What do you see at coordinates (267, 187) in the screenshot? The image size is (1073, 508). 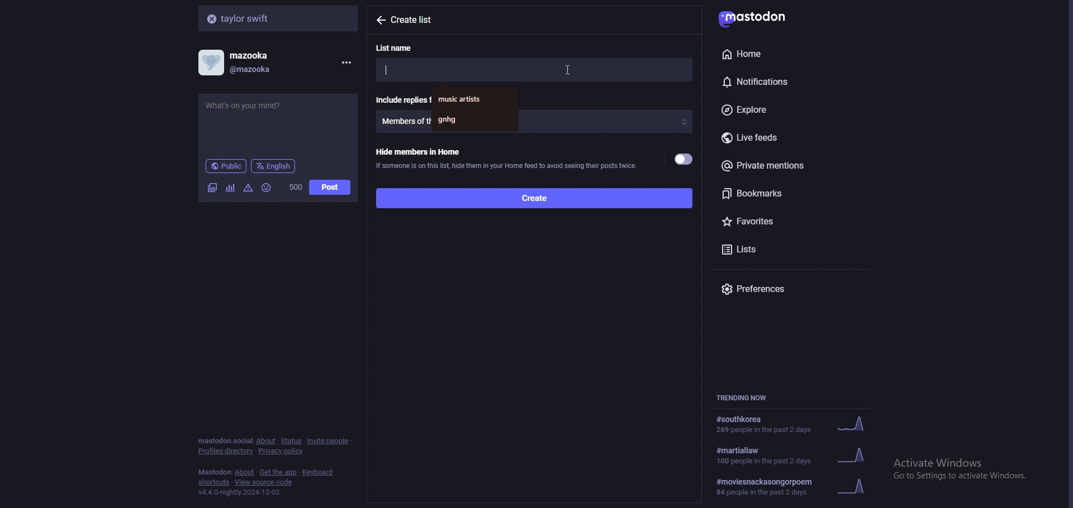 I see `emoji` at bounding box center [267, 187].